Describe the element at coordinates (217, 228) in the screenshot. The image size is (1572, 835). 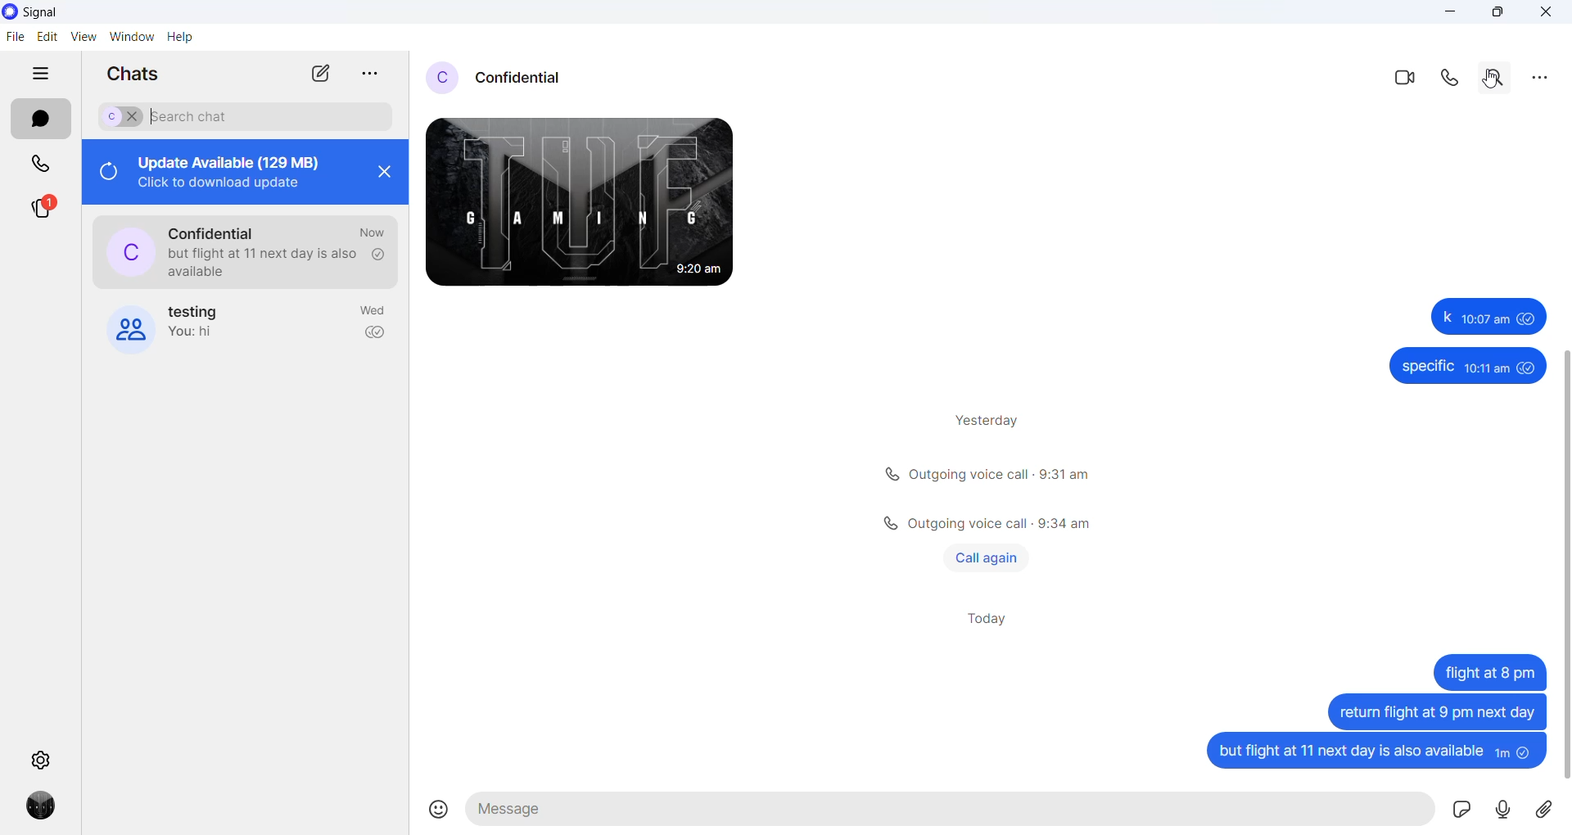
I see `contact name` at that location.